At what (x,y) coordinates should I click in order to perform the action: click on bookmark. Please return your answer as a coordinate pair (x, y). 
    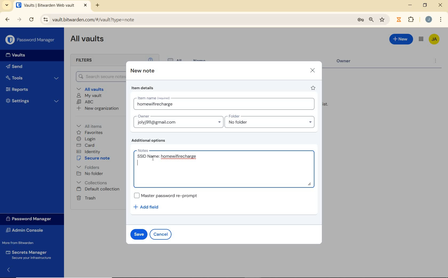
    Looking at the image, I should click on (383, 20).